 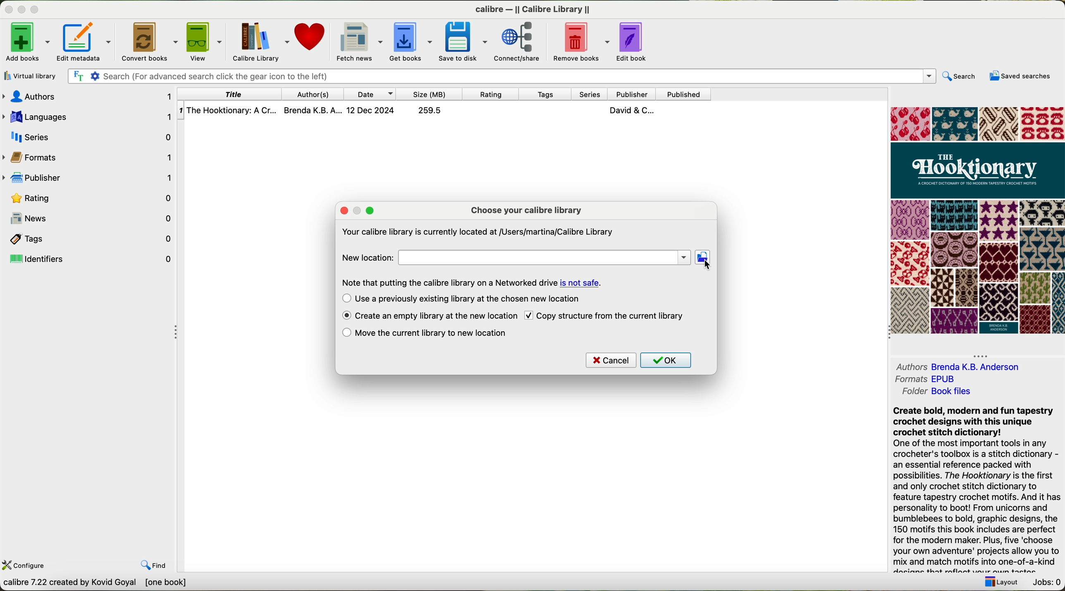 I want to click on use a previously existing library at the chosen location, so click(x=473, y=299).